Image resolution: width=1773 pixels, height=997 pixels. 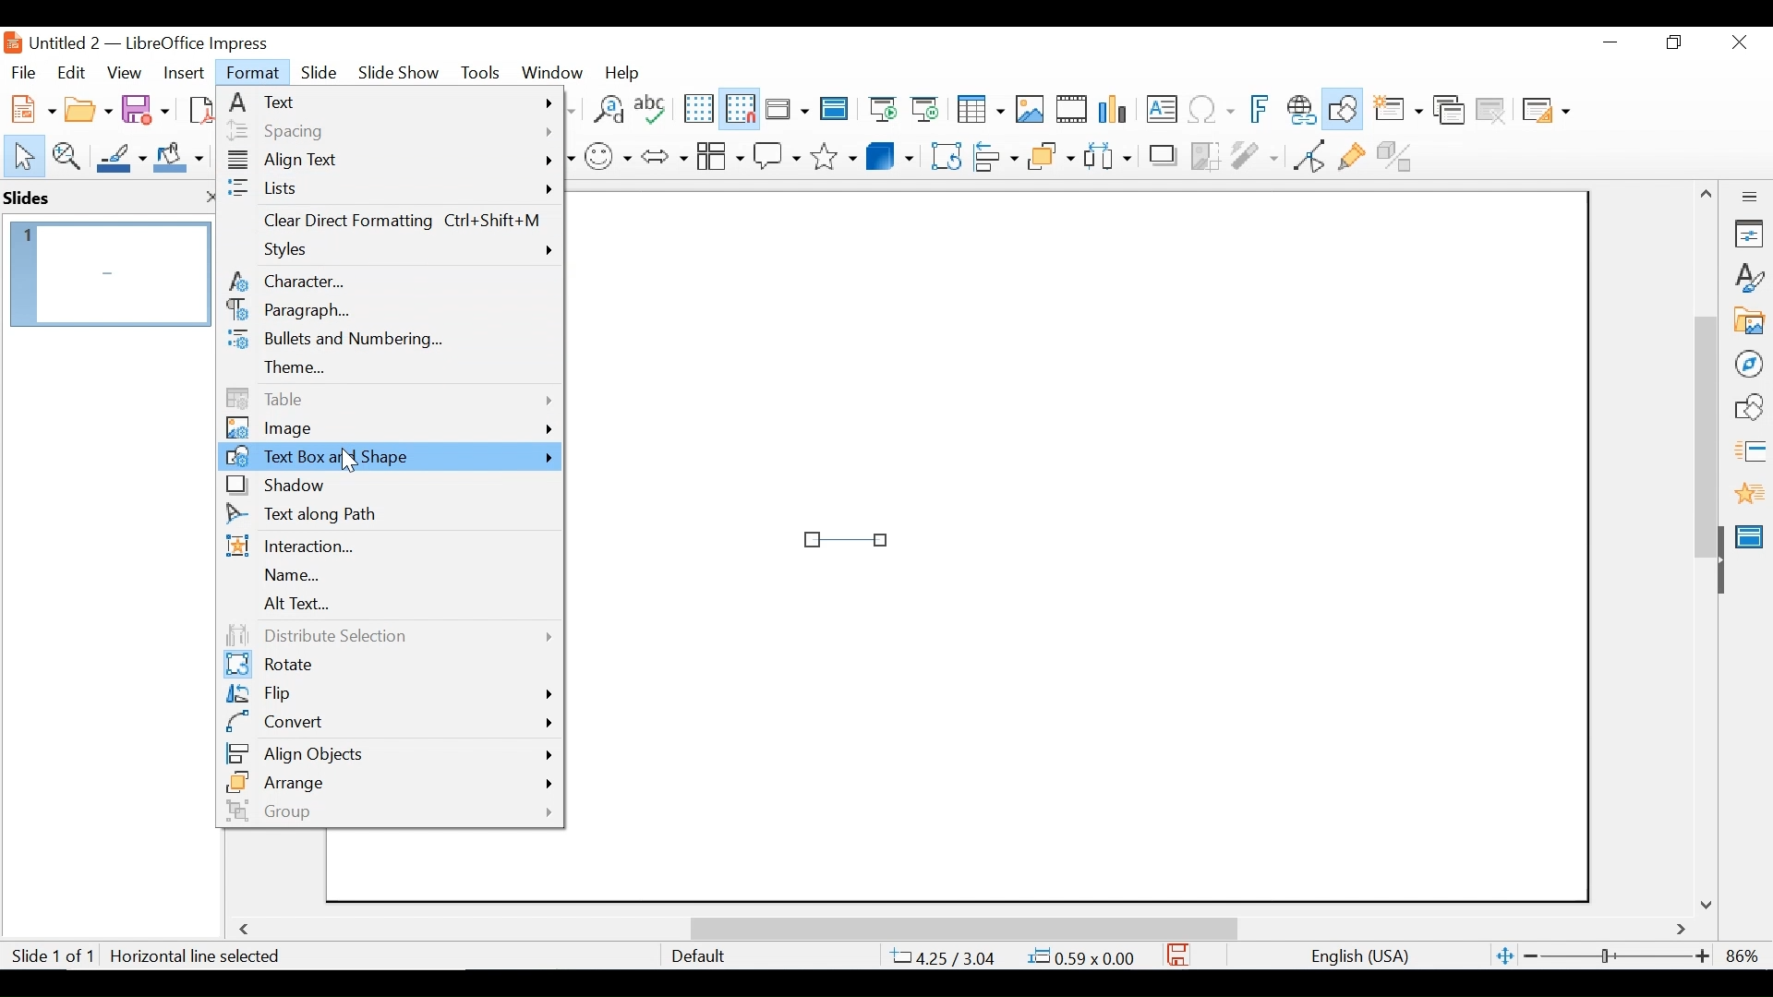 I want to click on image, so click(x=389, y=428).